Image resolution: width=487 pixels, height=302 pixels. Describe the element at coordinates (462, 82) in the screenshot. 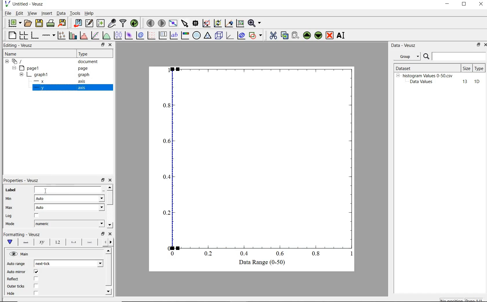

I see `13` at that location.